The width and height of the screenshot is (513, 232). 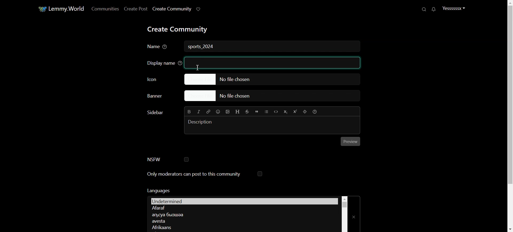 I want to click on Profile, so click(x=454, y=8).